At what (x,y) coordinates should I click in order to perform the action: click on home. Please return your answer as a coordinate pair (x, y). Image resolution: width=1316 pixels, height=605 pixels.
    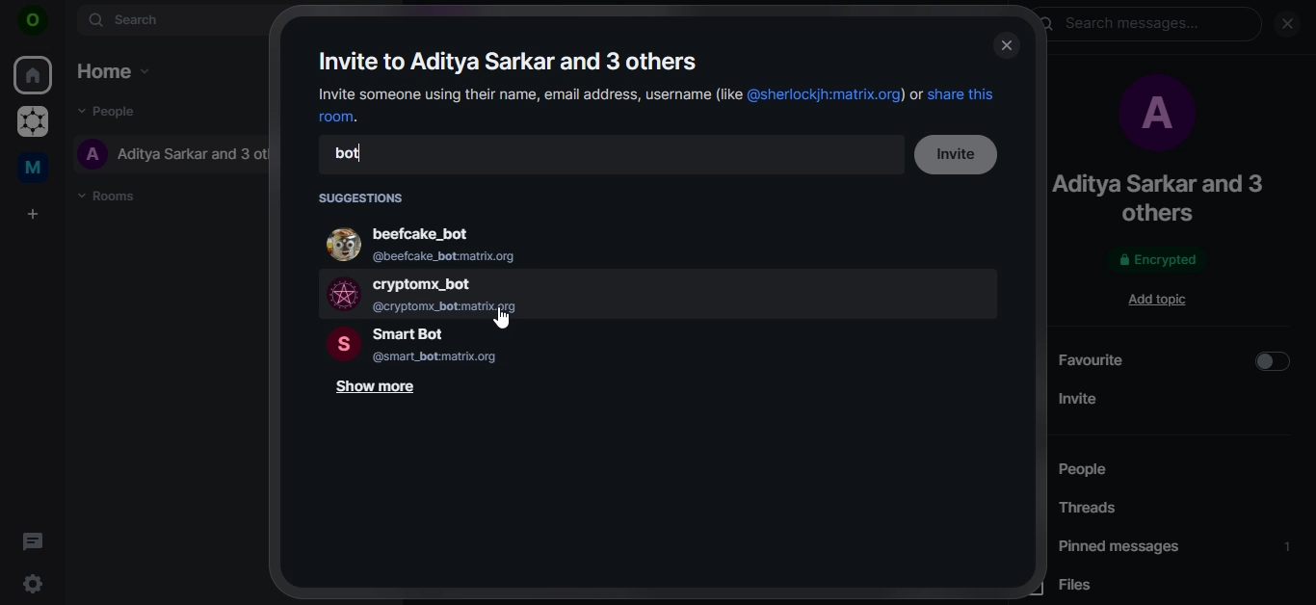
    Looking at the image, I should click on (34, 73).